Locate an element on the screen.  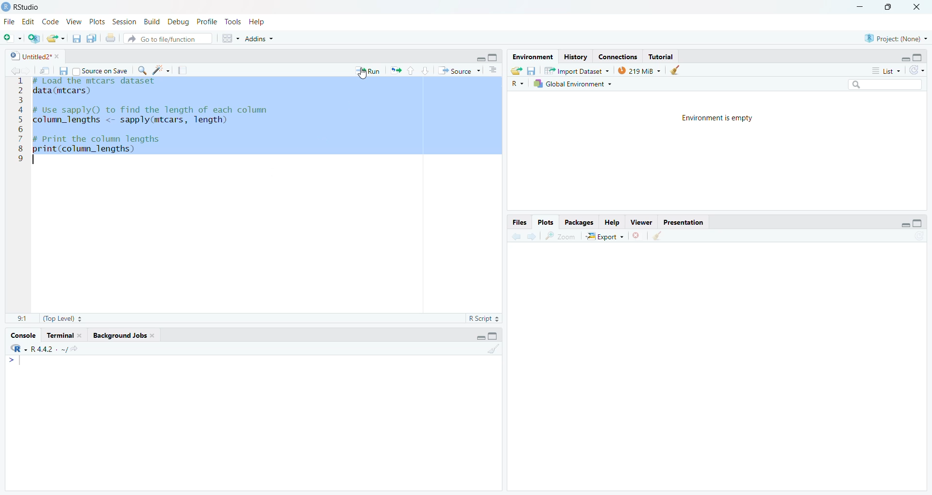
Minimize is located at coordinates (861, 8).